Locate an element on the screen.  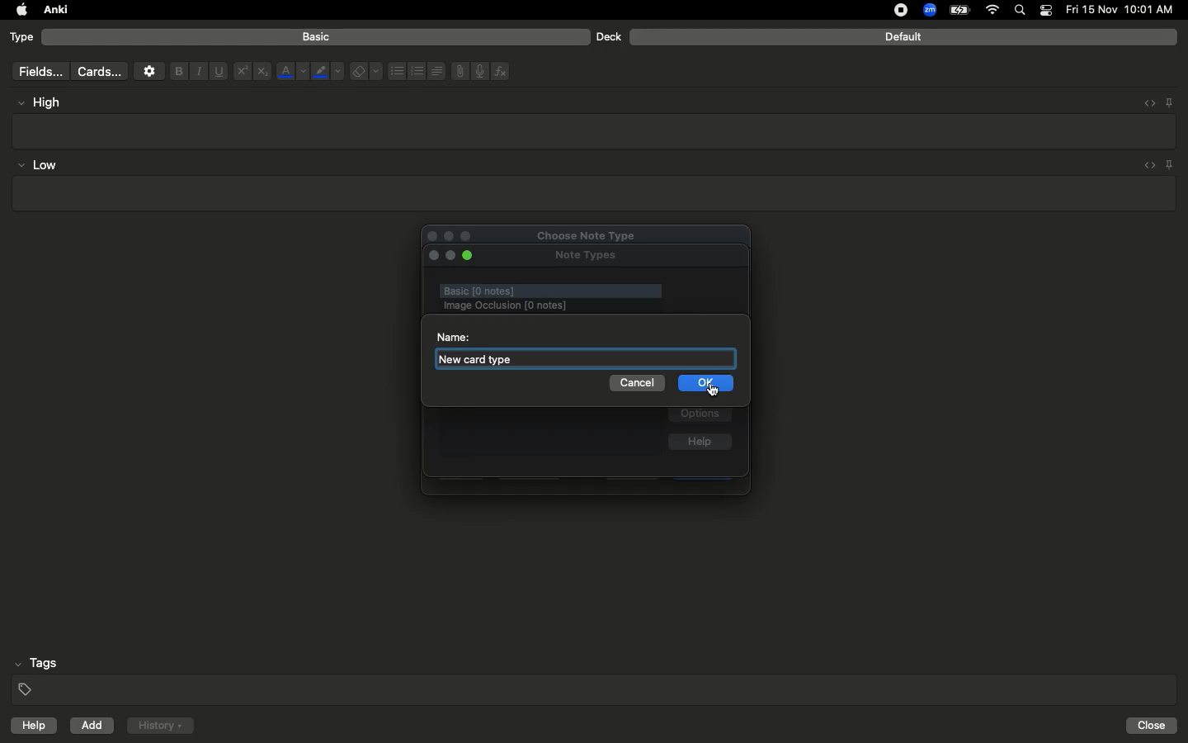
Function is located at coordinates (502, 71).